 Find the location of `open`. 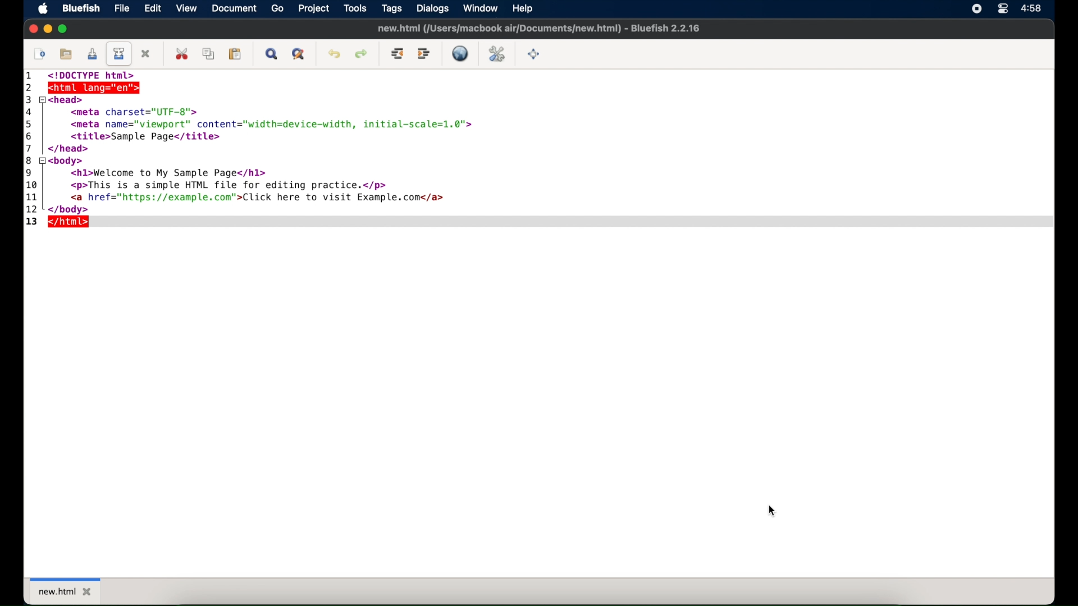

open is located at coordinates (67, 54).